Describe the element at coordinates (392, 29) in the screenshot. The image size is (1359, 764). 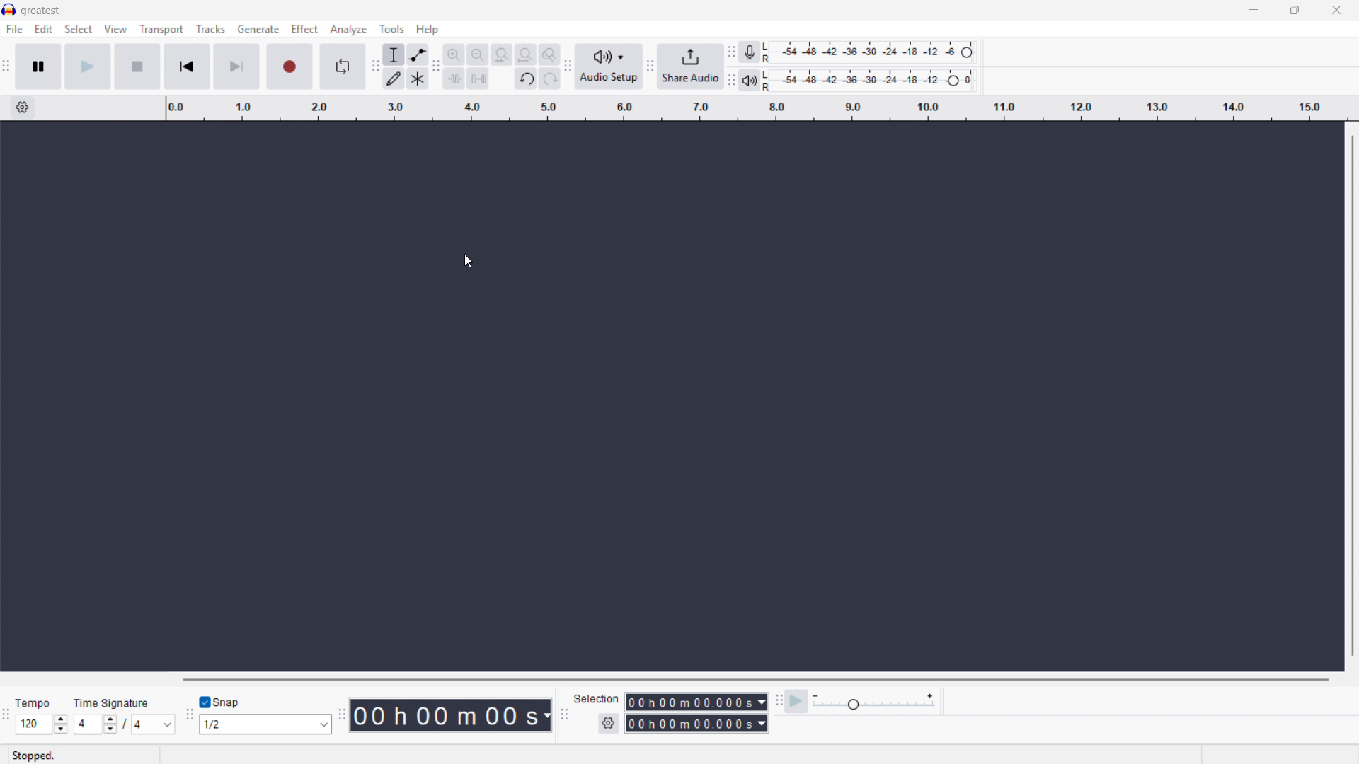
I see `Tools ` at that location.